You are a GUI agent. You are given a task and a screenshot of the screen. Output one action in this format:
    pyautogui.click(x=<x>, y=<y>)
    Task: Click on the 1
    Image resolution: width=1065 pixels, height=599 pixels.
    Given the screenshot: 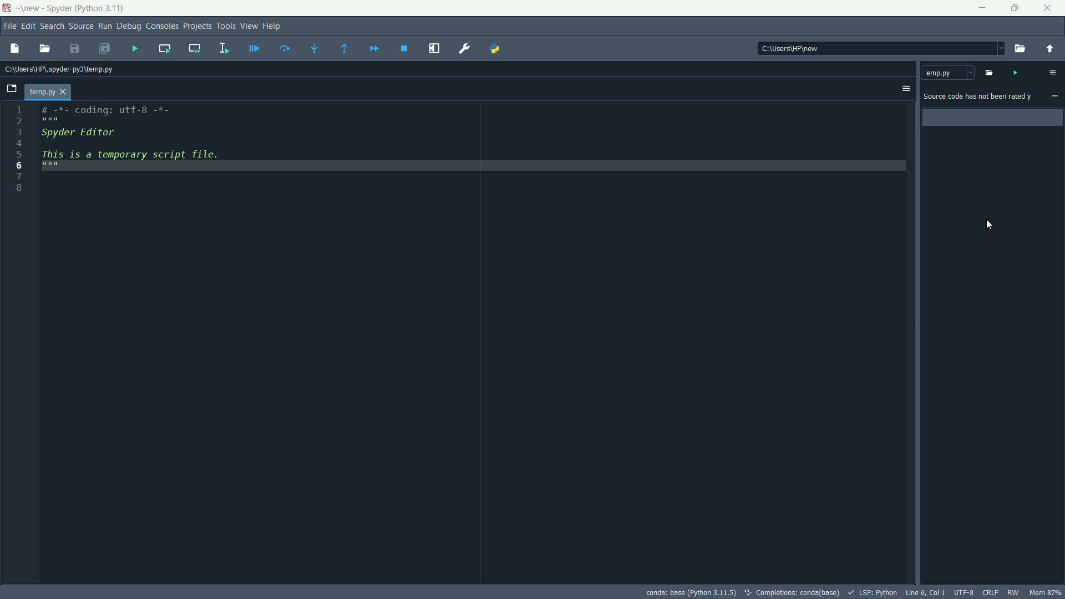 What is the action you would take?
    pyautogui.click(x=19, y=110)
    